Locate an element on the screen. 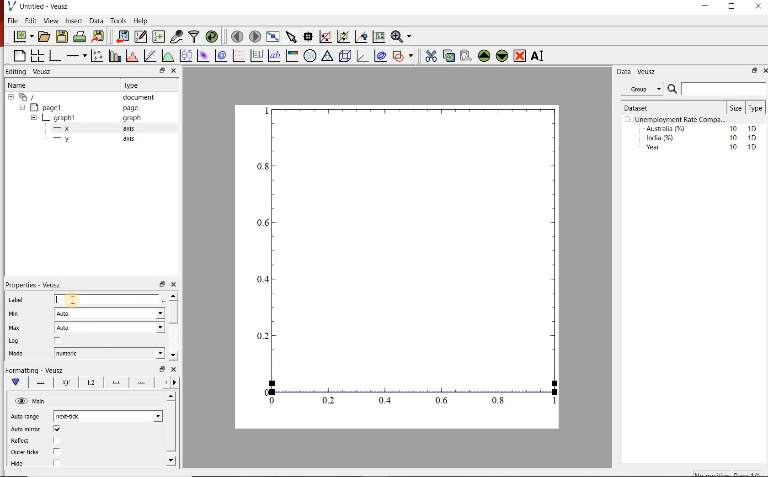 The width and height of the screenshot is (768, 477). checkbox is located at coordinates (59, 429).